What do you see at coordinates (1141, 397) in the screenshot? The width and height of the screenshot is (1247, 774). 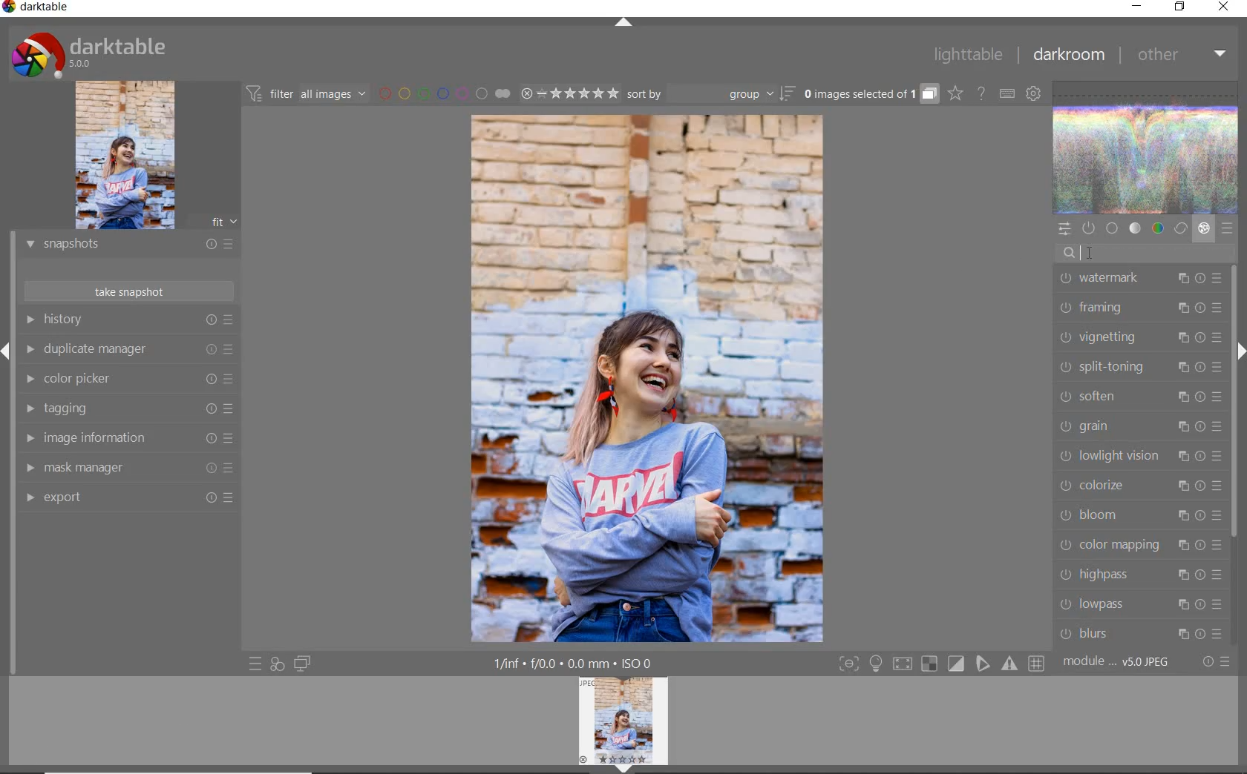 I see `soften` at bounding box center [1141, 397].